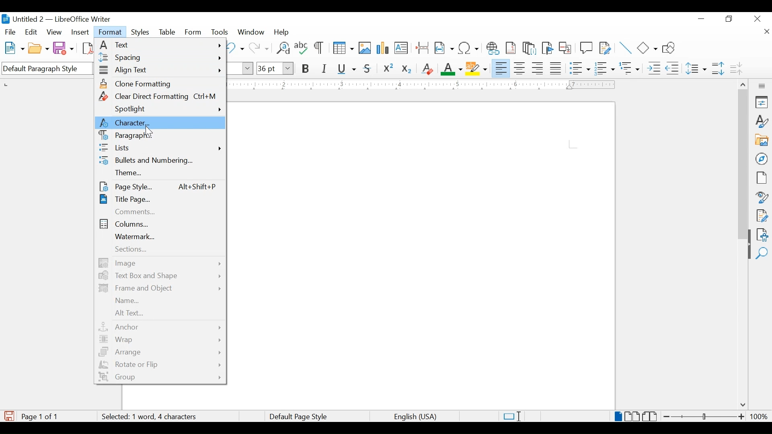  I want to click on paragraphs, so click(126, 135).